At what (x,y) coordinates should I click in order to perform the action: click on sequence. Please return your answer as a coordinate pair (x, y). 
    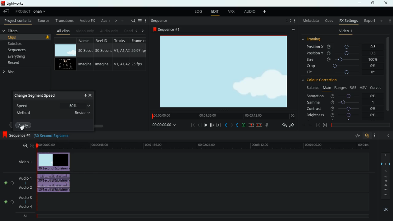
    Looking at the image, I should click on (16, 135).